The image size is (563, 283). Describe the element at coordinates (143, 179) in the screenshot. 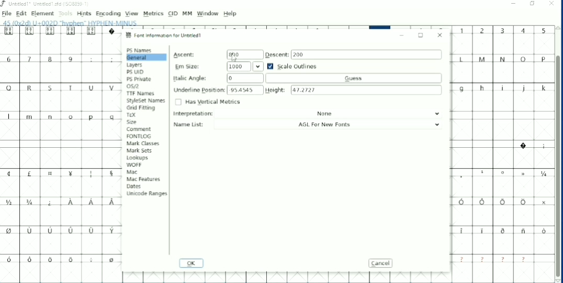

I see `Mac Features` at that location.